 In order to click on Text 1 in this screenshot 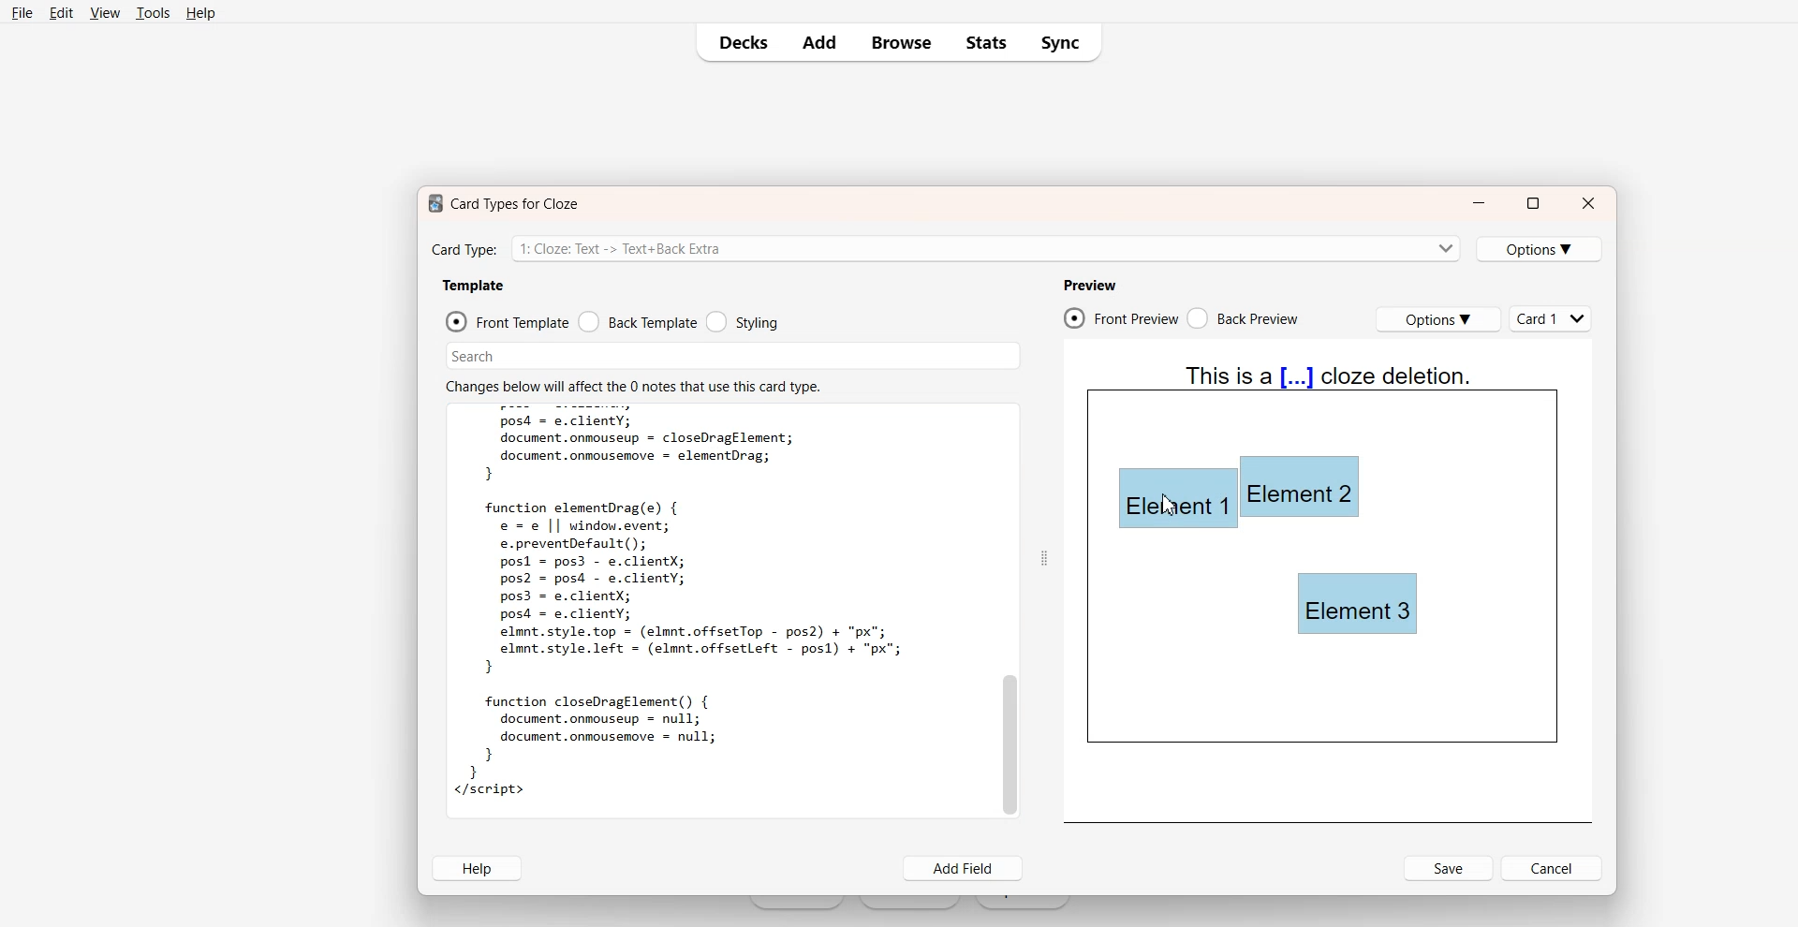, I will do `click(499, 203)`.